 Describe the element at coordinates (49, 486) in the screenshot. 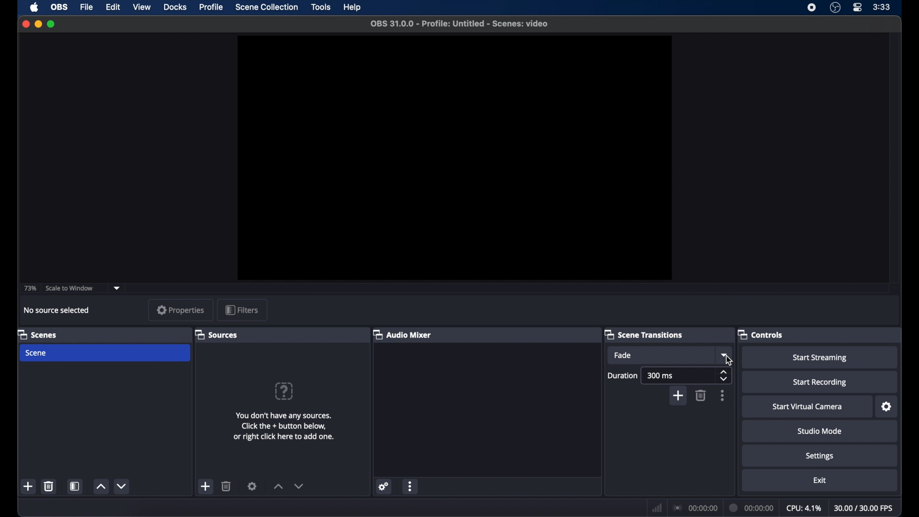

I see `delete` at that location.